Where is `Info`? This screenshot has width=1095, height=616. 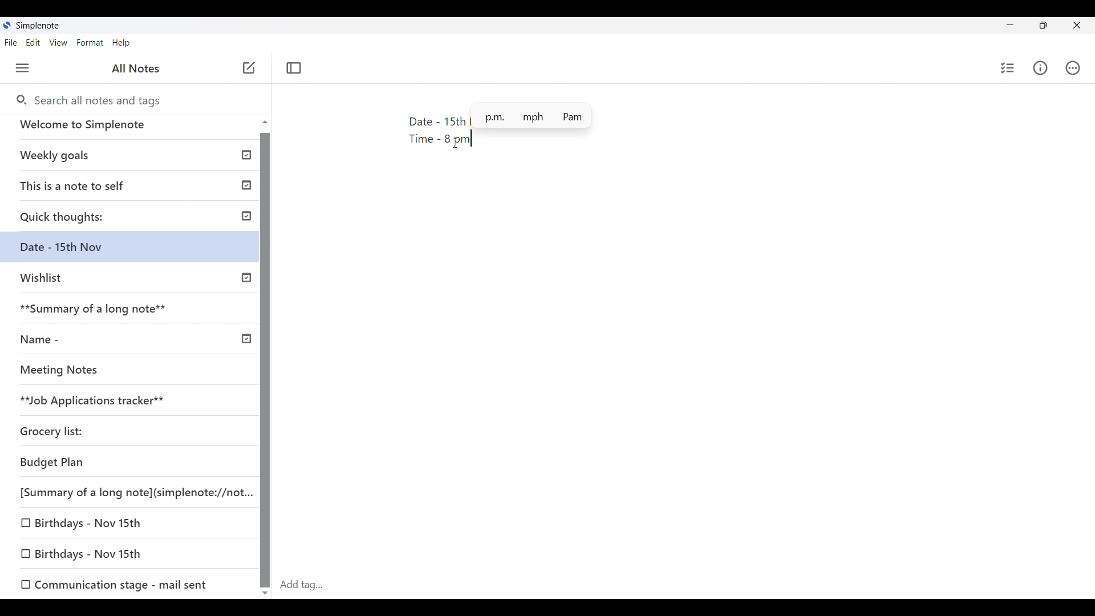 Info is located at coordinates (1040, 68).